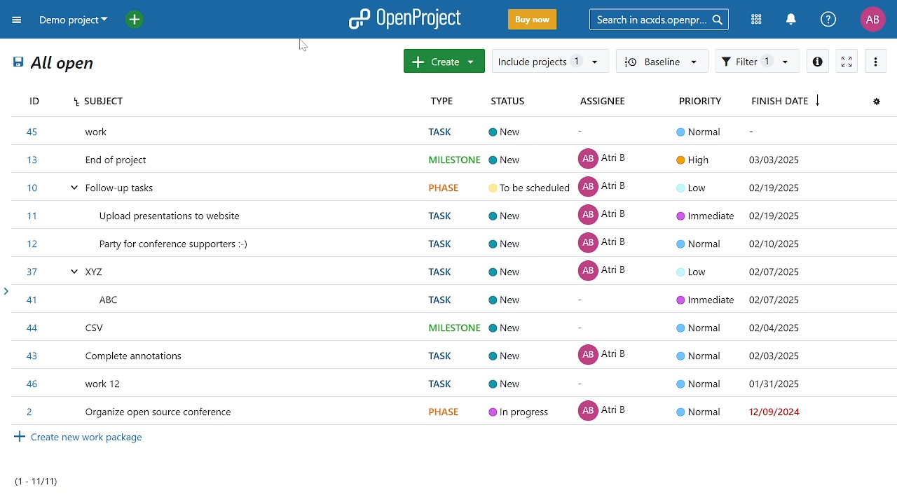  I want to click on task titled "Organize open source conference ", so click(453, 131).